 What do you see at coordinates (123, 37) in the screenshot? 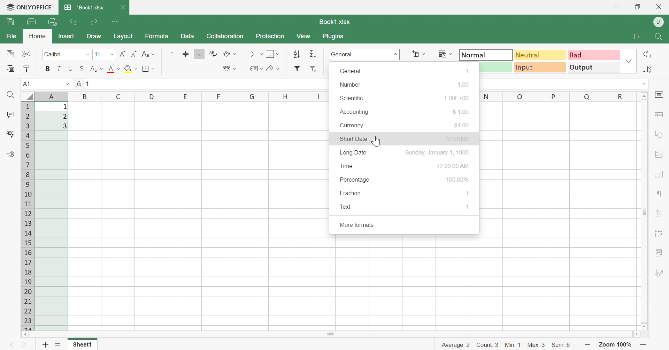
I see `Layout` at bounding box center [123, 37].